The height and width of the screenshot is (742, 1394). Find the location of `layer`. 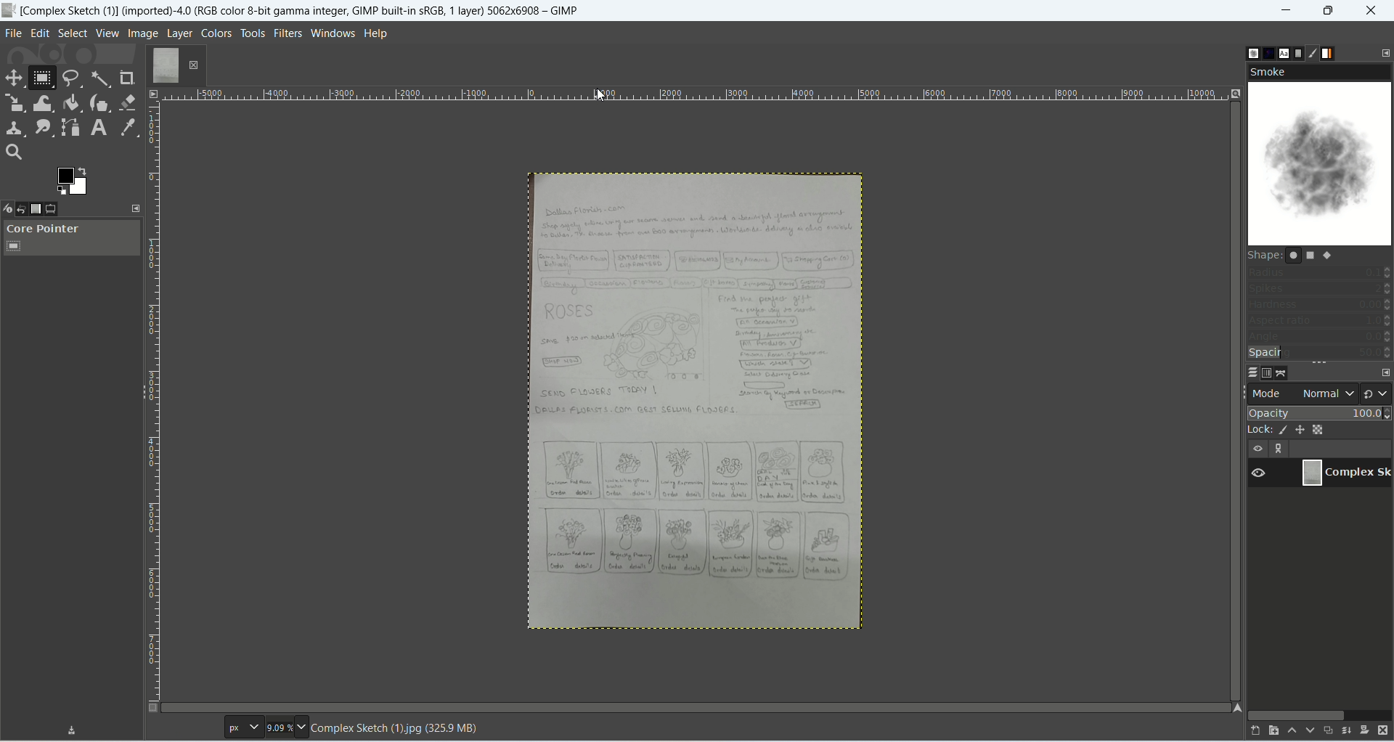

layer is located at coordinates (181, 34).